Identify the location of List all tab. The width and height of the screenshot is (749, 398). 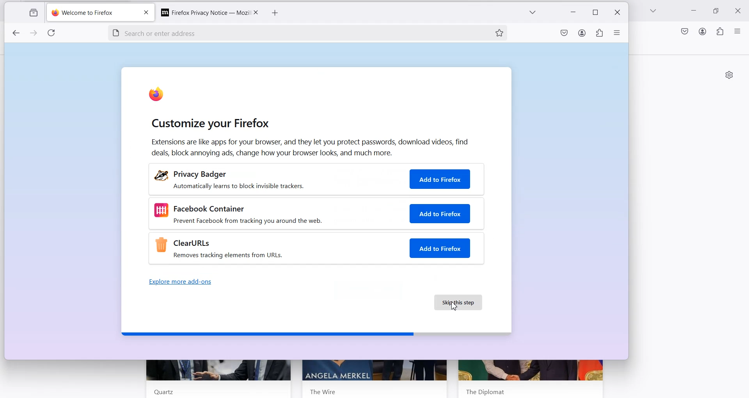
(653, 11).